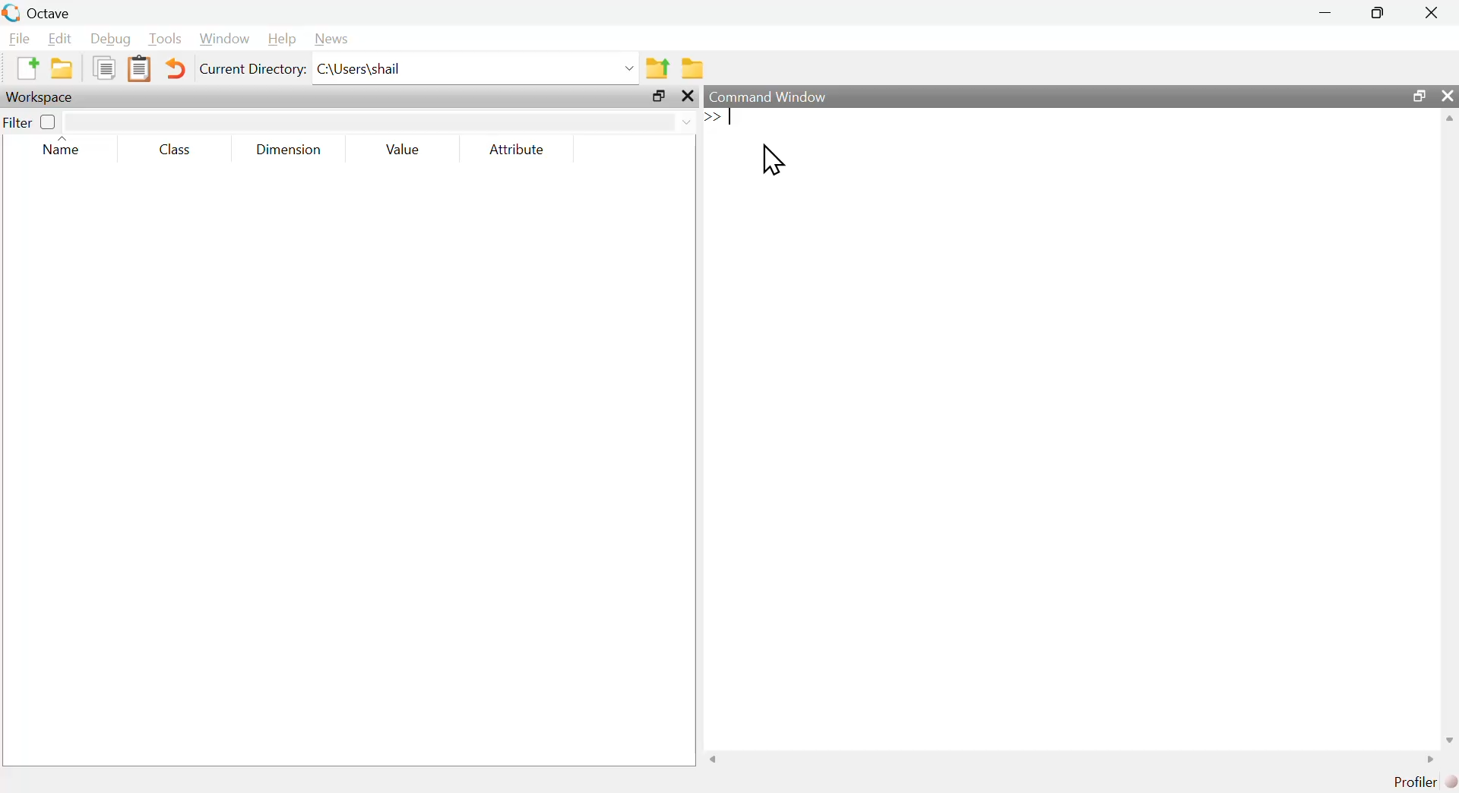  Describe the element at coordinates (252, 69) in the screenshot. I see `current directory` at that location.